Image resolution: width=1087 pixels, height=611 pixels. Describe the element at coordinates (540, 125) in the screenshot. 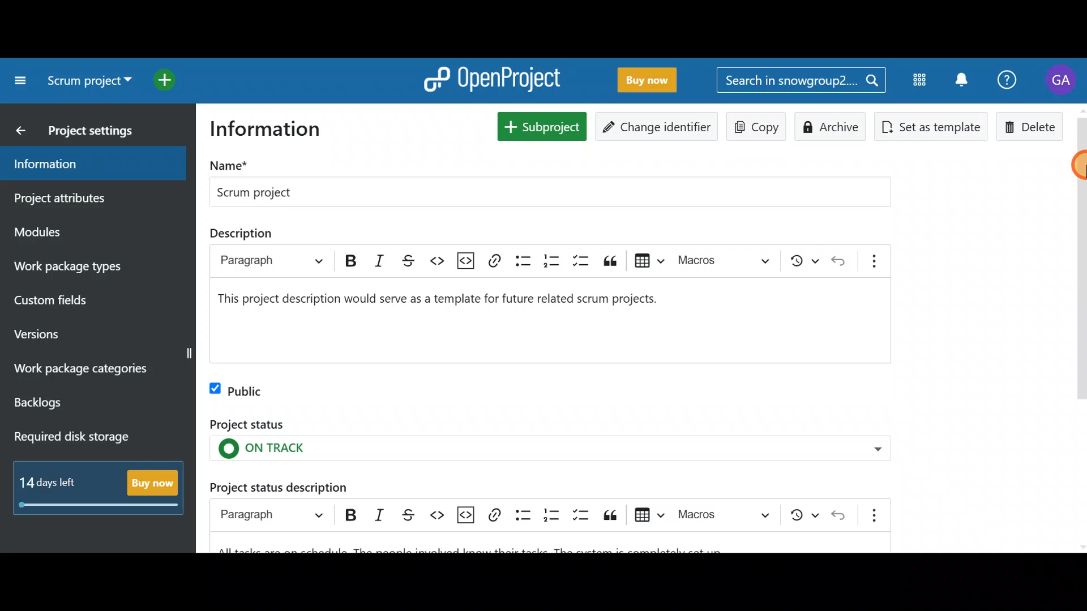

I see `New subproject` at that location.